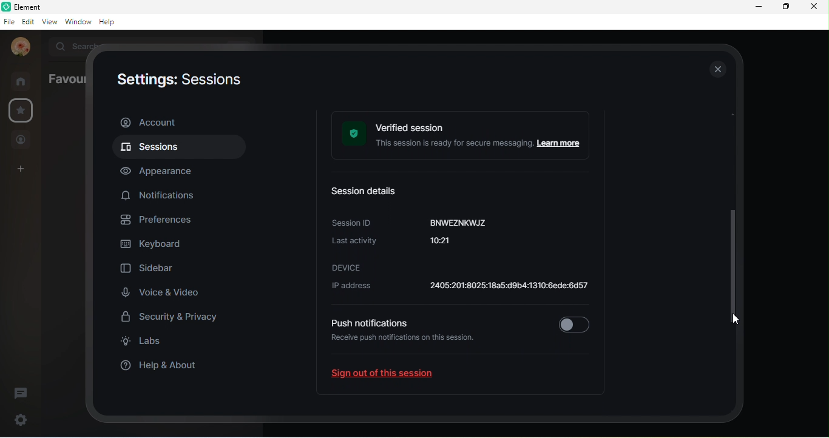 This screenshot has height=438, width=829. I want to click on session id: BNWEZNKWJZ, so click(412, 222).